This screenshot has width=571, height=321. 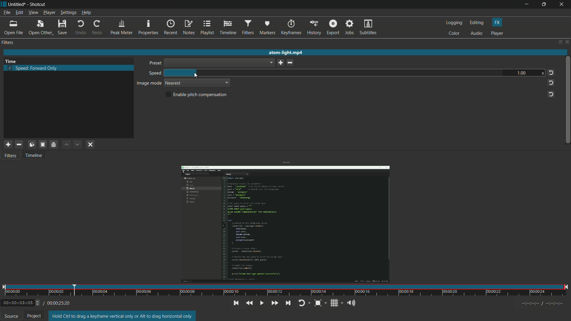 What do you see at coordinates (319, 303) in the screenshot?
I see `toggle zoom` at bounding box center [319, 303].